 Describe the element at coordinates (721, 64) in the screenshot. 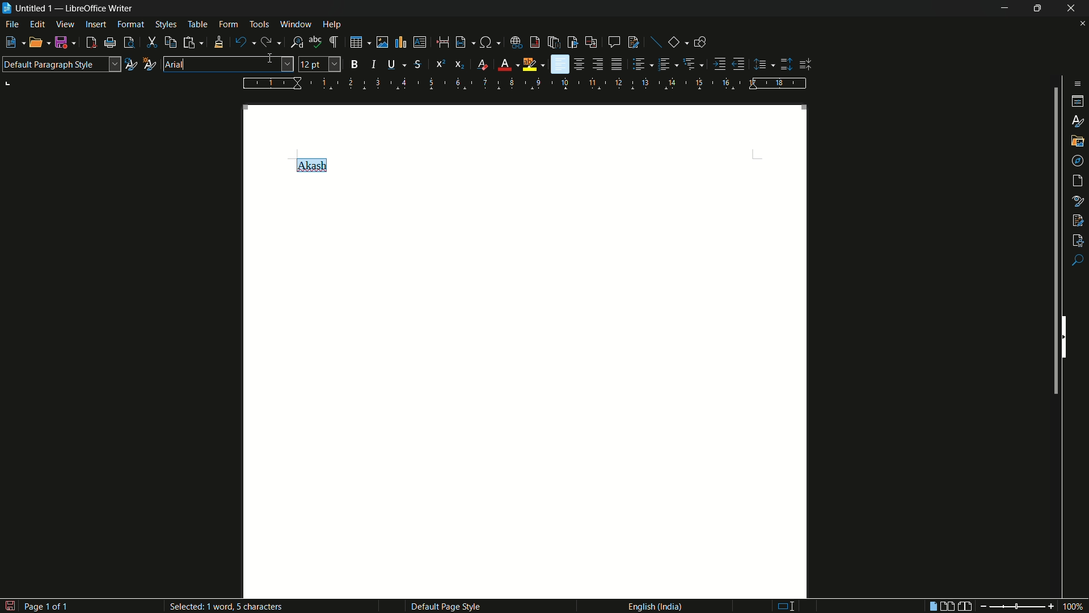

I see `increase indentation` at that location.